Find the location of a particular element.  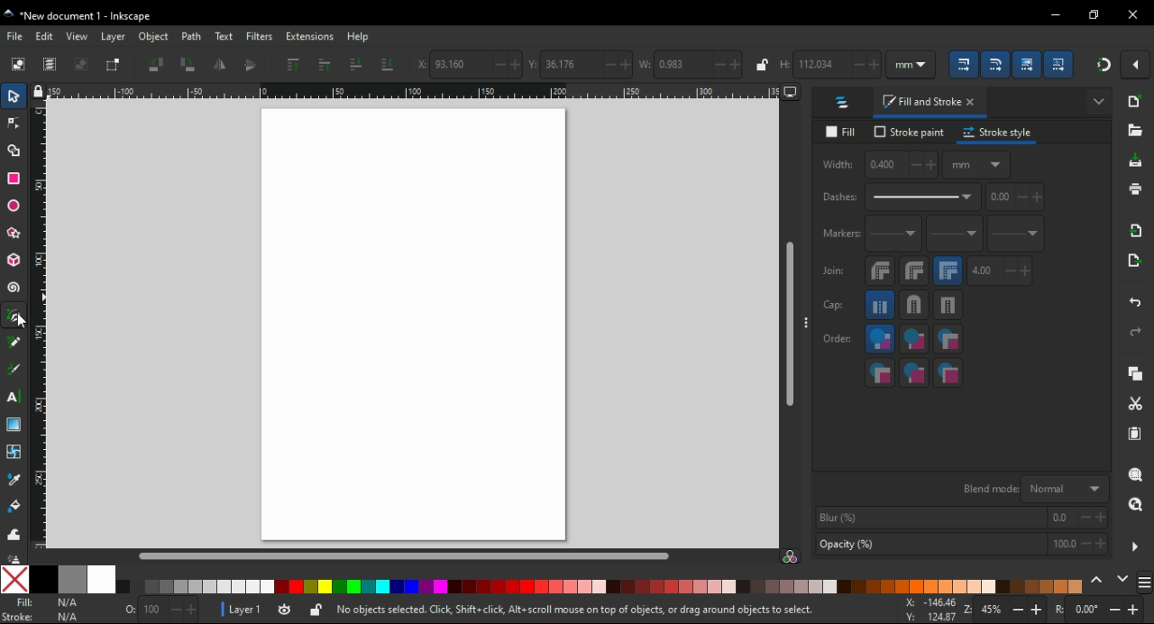

 is located at coordinates (999, 270).